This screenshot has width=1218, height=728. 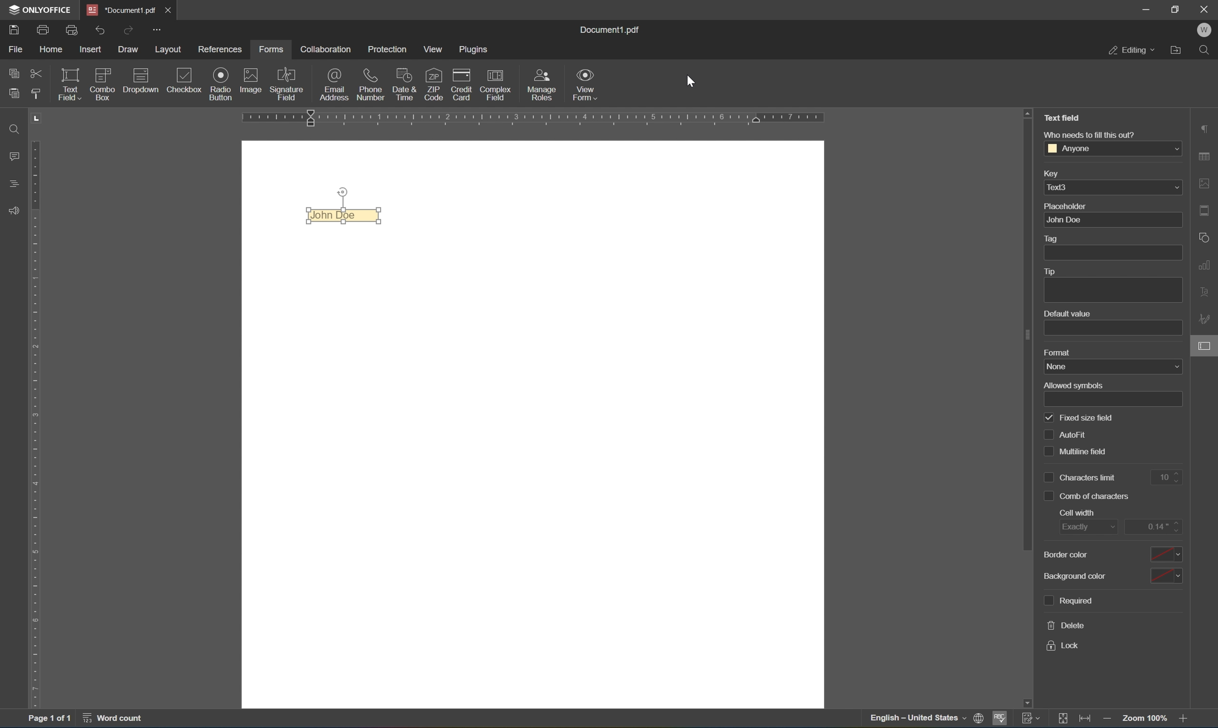 What do you see at coordinates (124, 9) in the screenshot?
I see `document1` at bounding box center [124, 9].